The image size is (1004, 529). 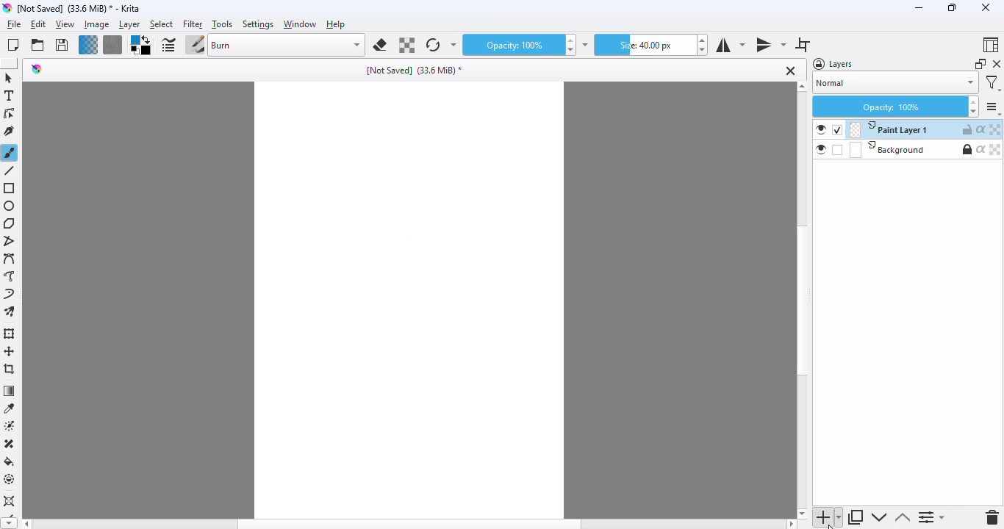 What do you see at coordinates (10, 312) in the screenshot?
I see `multibrush tool` at bounding box center [10, 312].